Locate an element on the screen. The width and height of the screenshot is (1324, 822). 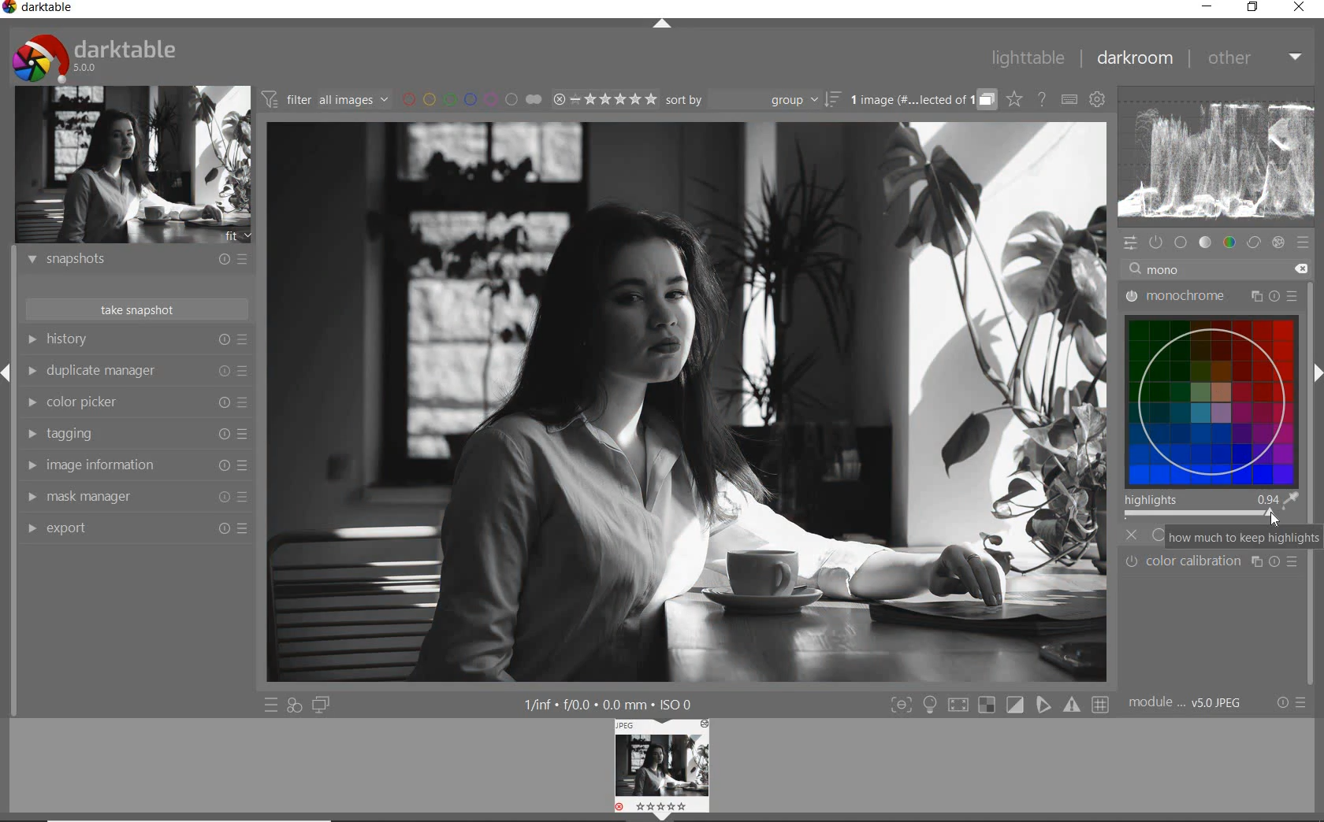
Expand/Collapse is located at coordinates (1316, 373).